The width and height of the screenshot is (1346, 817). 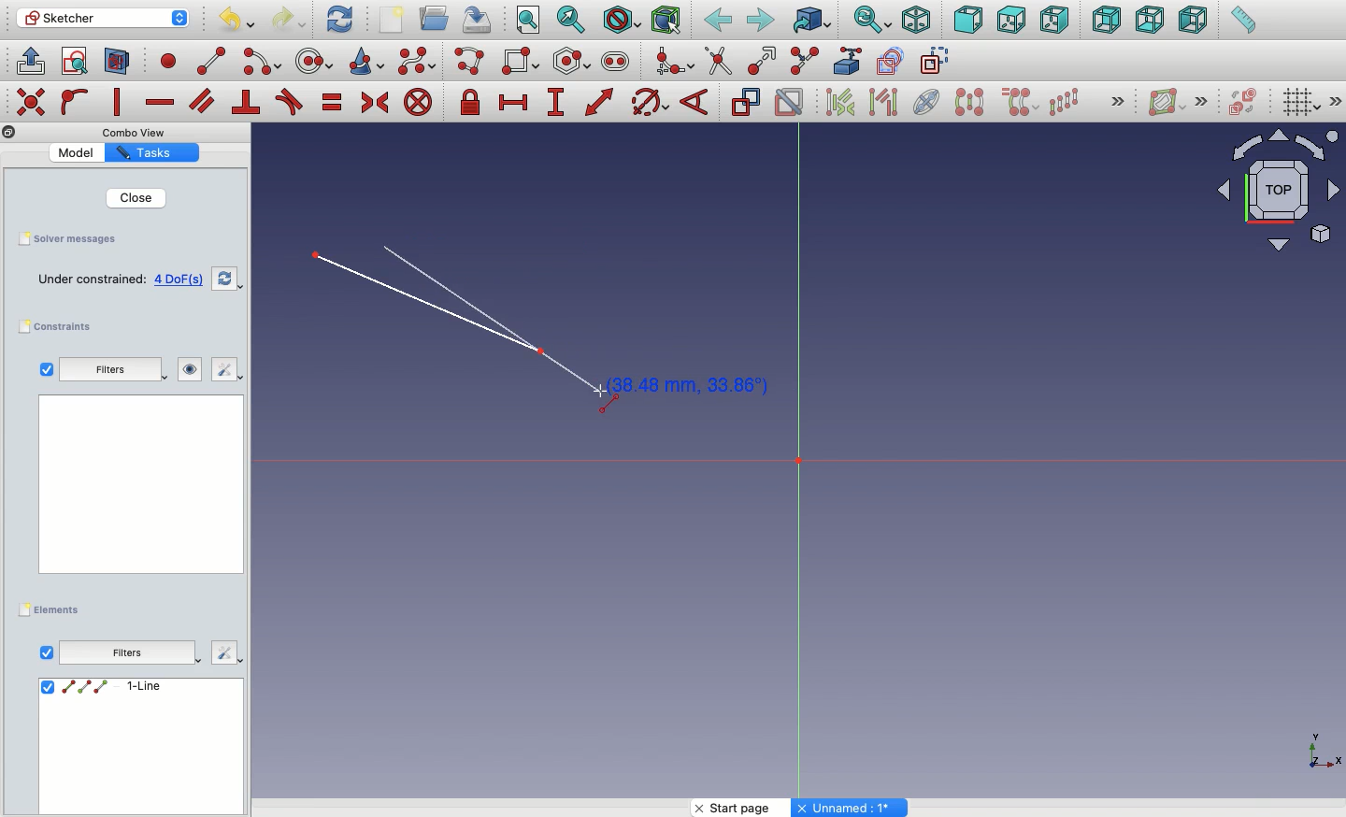 What do you see at coordinates (225, 370) in the screenshot?
I see `Edit` at bounding box center [225, 370].